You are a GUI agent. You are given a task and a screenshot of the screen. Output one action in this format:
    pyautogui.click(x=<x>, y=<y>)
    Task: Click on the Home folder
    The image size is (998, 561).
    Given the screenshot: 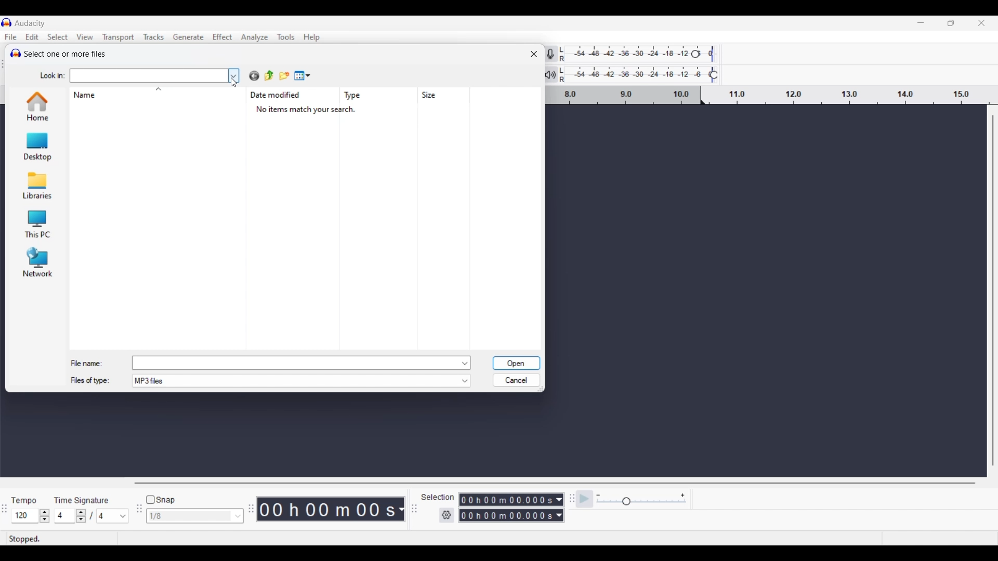 What is the action you would take?
    pyautogui.click(x=36, y=106)
    